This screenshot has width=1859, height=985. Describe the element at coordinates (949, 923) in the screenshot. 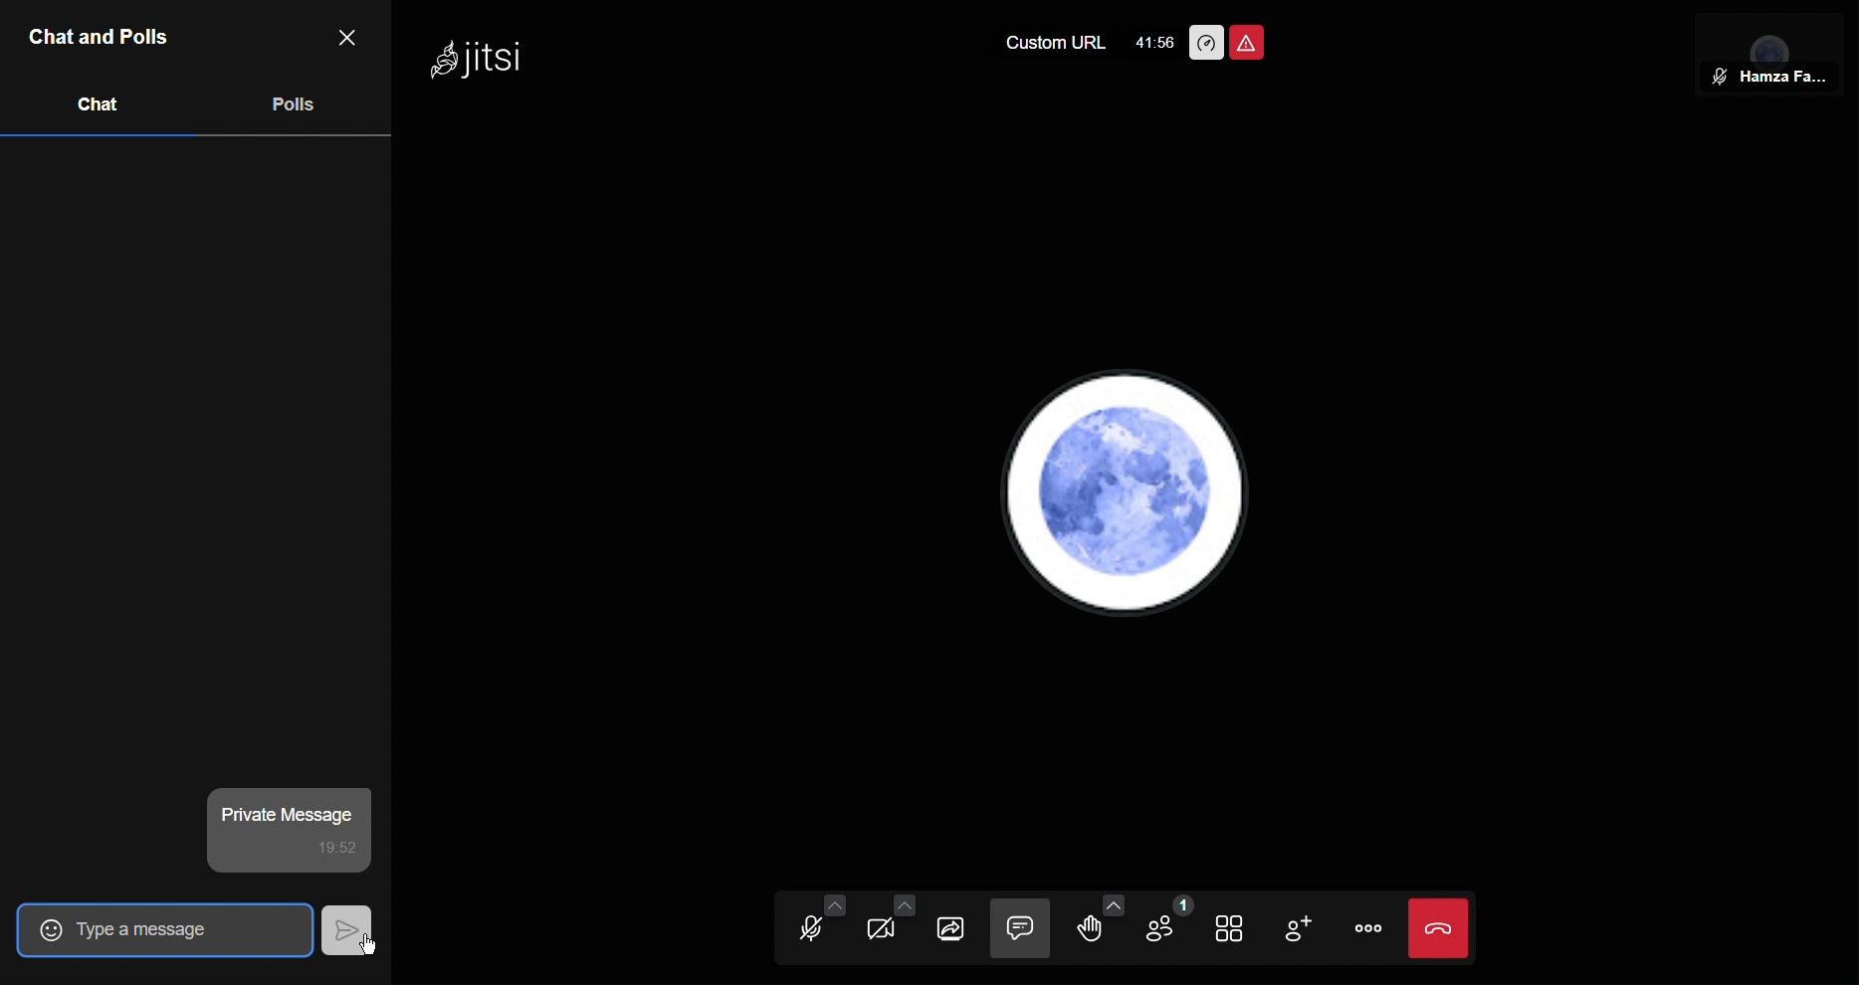

I see `Share Selection` at that location.